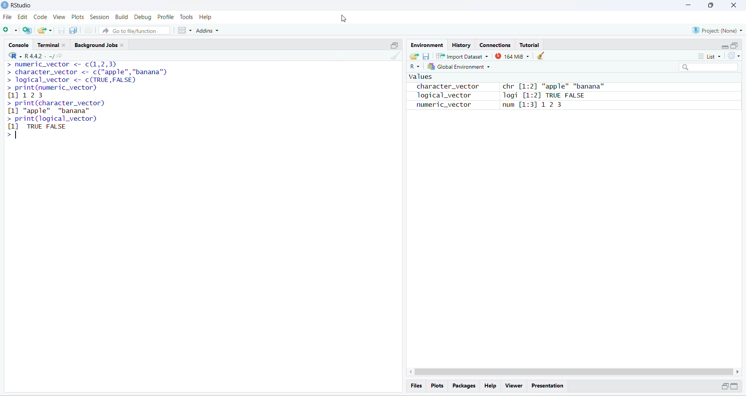 Image resolution: width=746 pixels, height=396 pixels. Describe the element at coordinates (45, 30) in the screenshot. I see `open existing project` at that location.